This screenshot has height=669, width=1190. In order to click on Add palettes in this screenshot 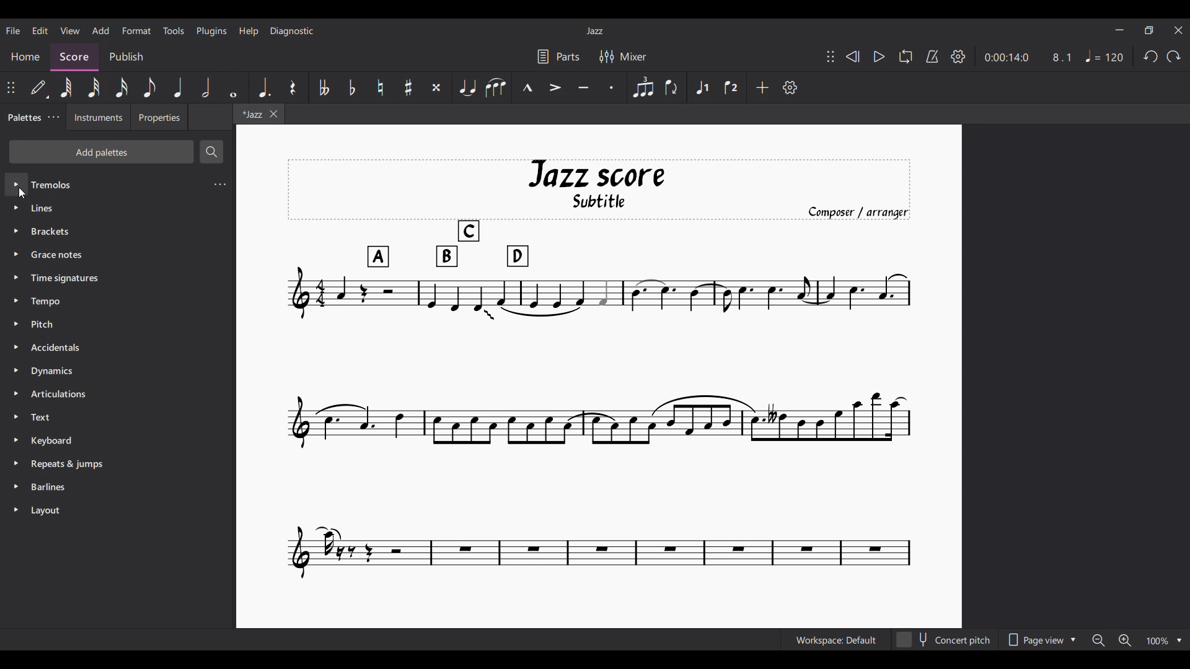, I will do `click(101, 152)`.